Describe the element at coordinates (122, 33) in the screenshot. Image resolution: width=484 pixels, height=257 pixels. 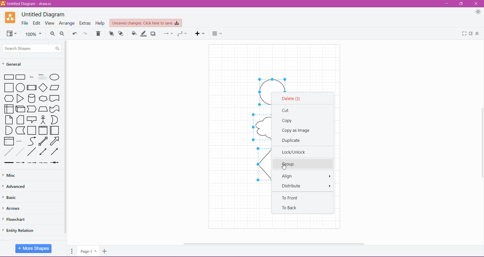
I see `To Back` at that location.